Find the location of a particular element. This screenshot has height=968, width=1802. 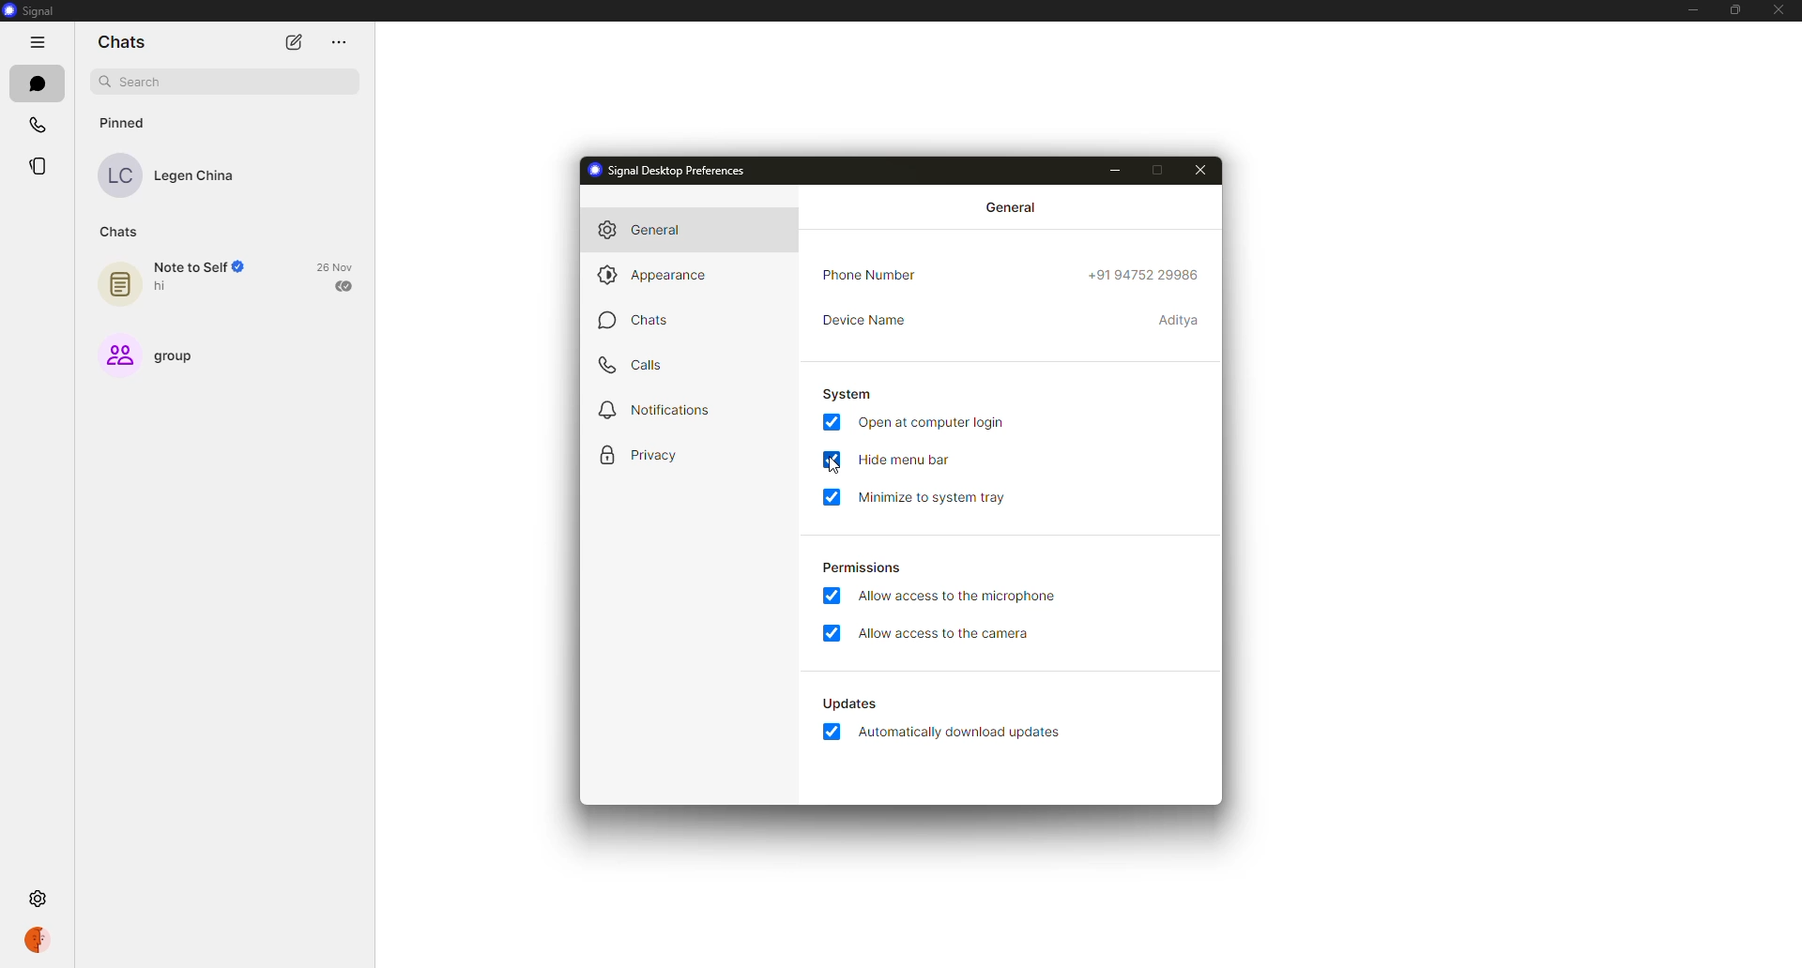

hide tabs is located at coordinates (39, 45).